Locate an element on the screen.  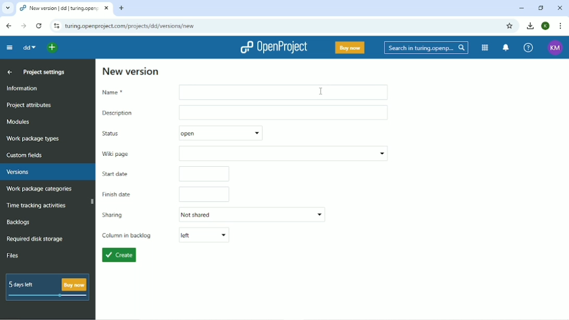
New version is located at coordinates (132, 71).